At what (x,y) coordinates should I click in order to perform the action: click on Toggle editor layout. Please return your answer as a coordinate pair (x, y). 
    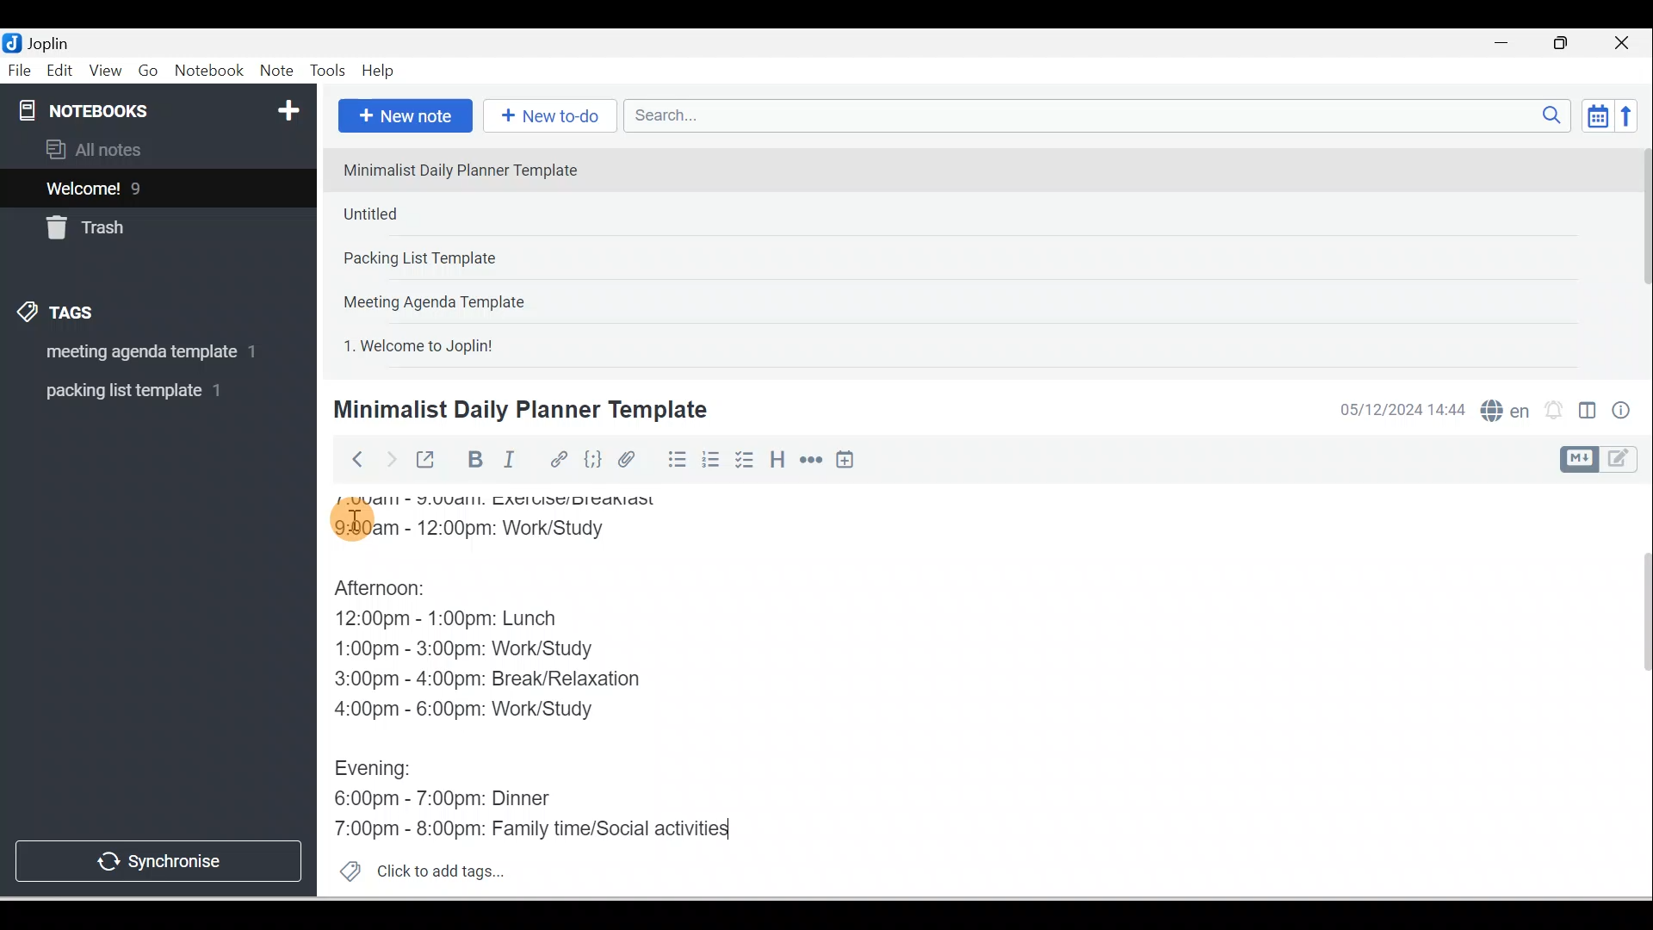
    Looking at the image, I should click on (1605, 460).